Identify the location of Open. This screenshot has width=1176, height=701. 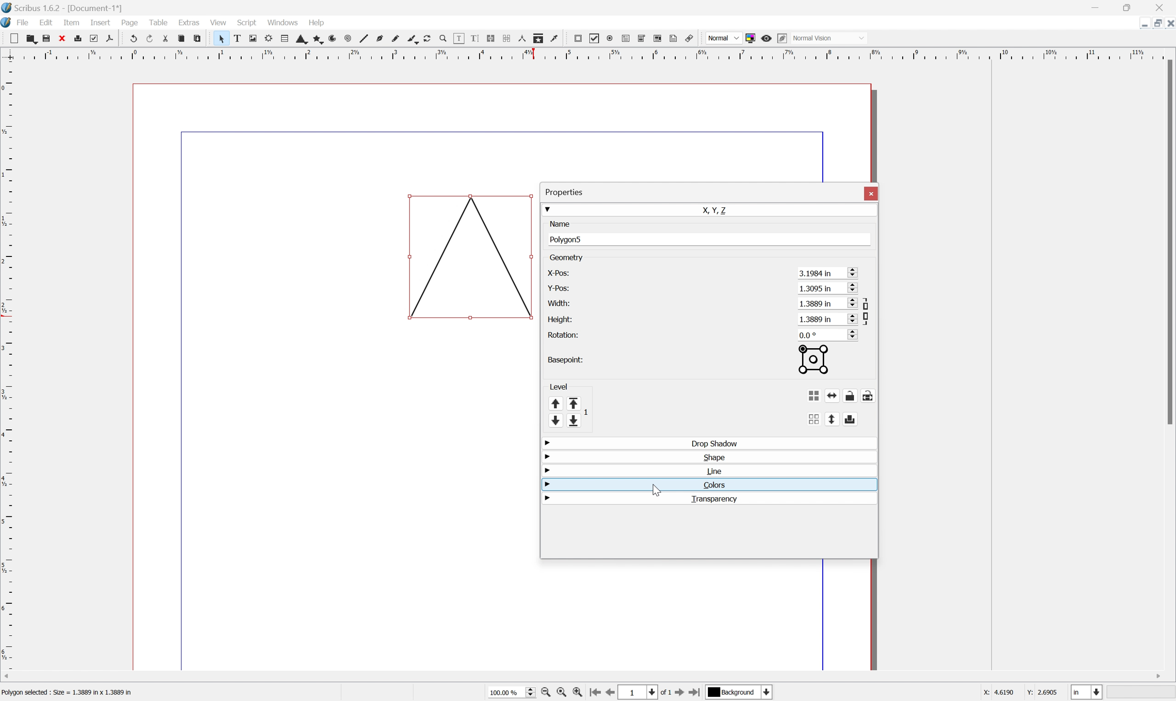
(29, 38).